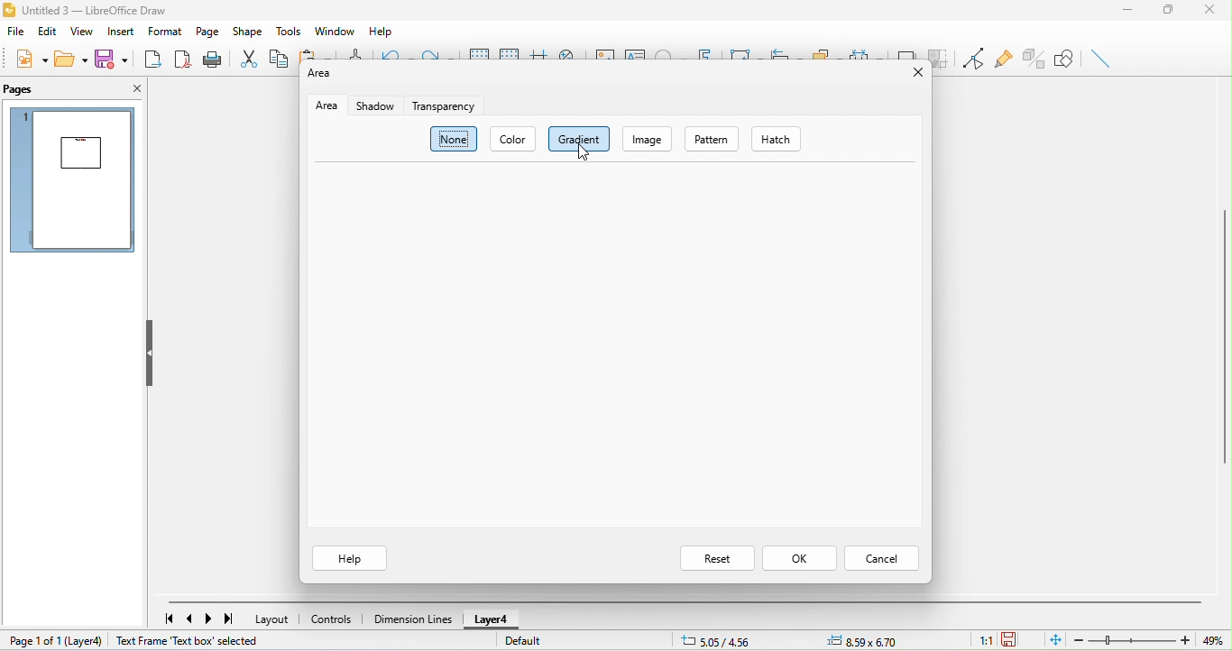  I want to click on print, so click(215, 60).